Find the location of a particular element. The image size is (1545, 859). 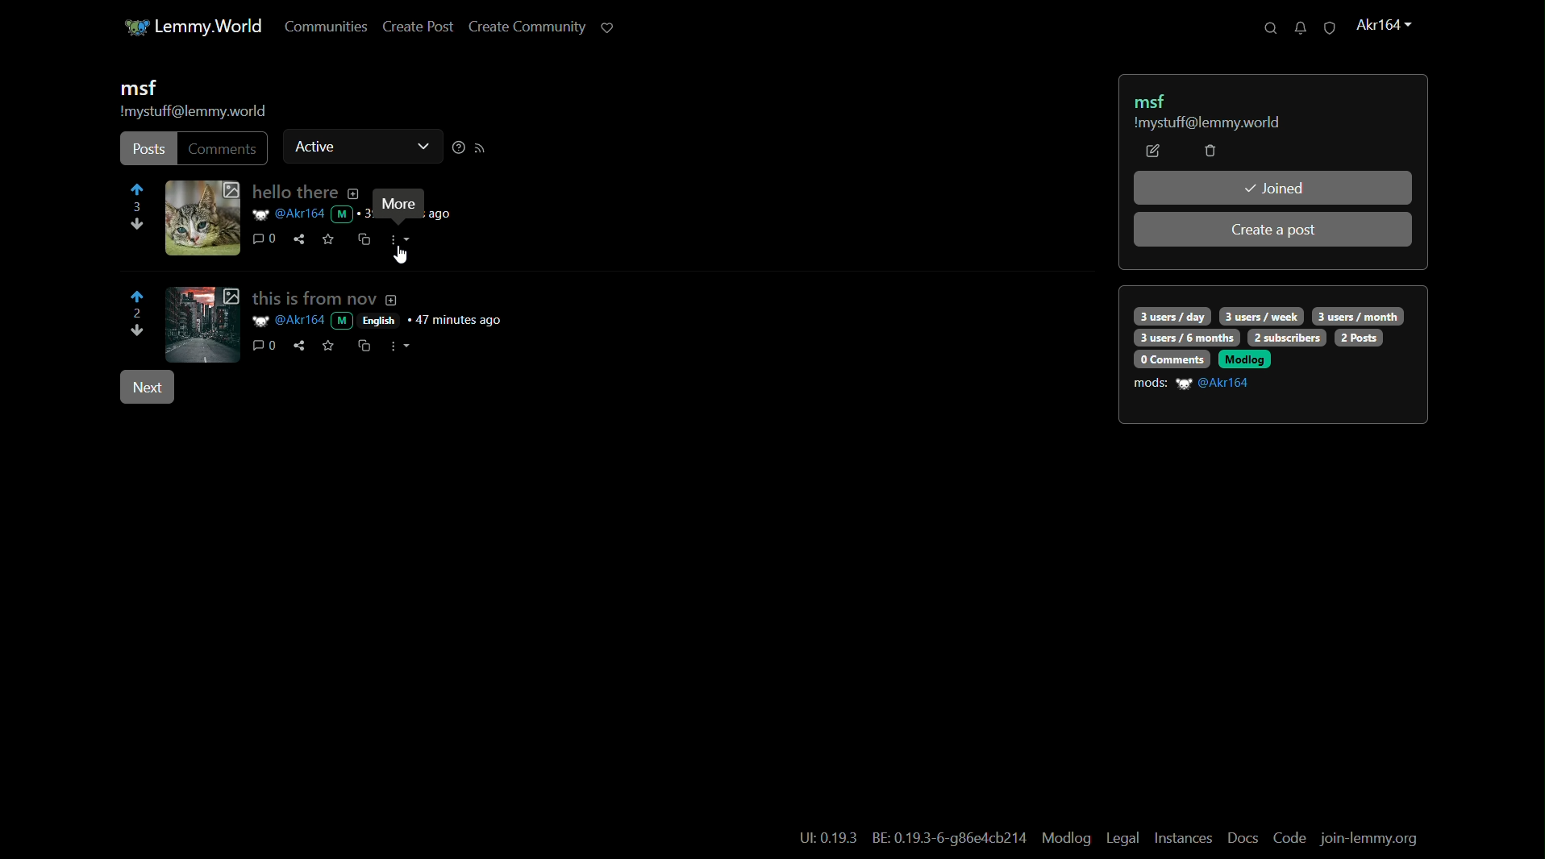

community server is located at coordinates (193, 113).